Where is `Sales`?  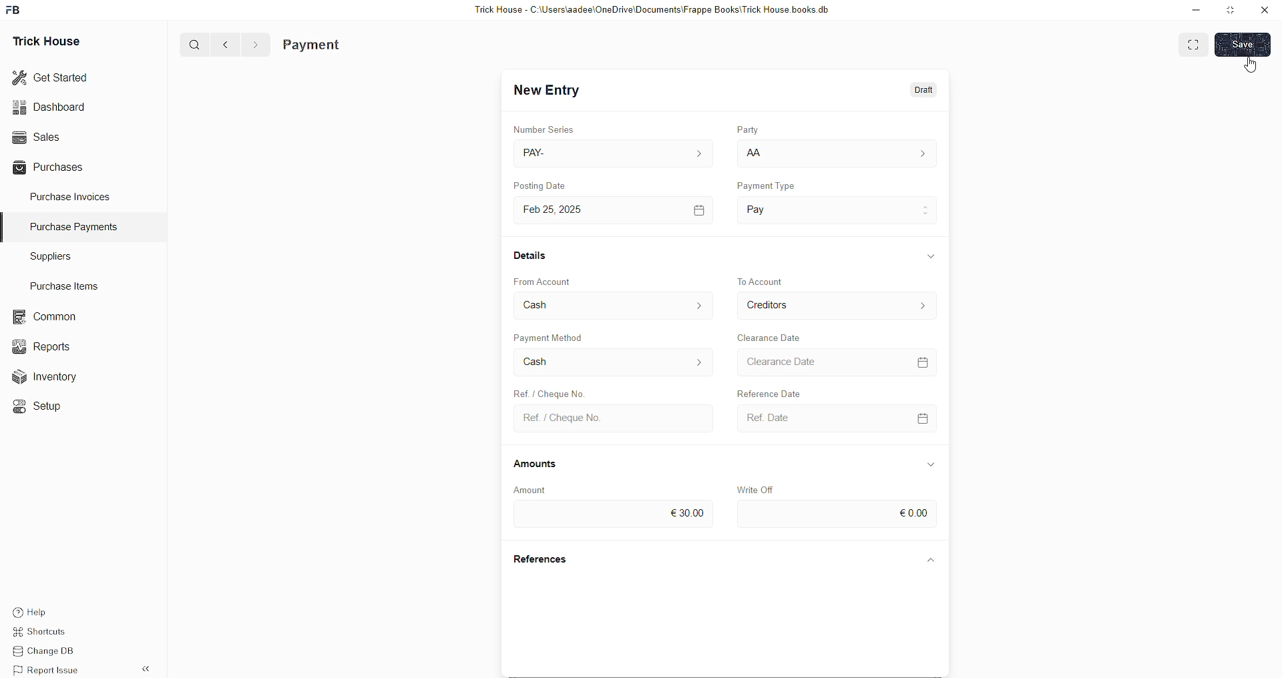 Sales is located at coordinates (35, 135).